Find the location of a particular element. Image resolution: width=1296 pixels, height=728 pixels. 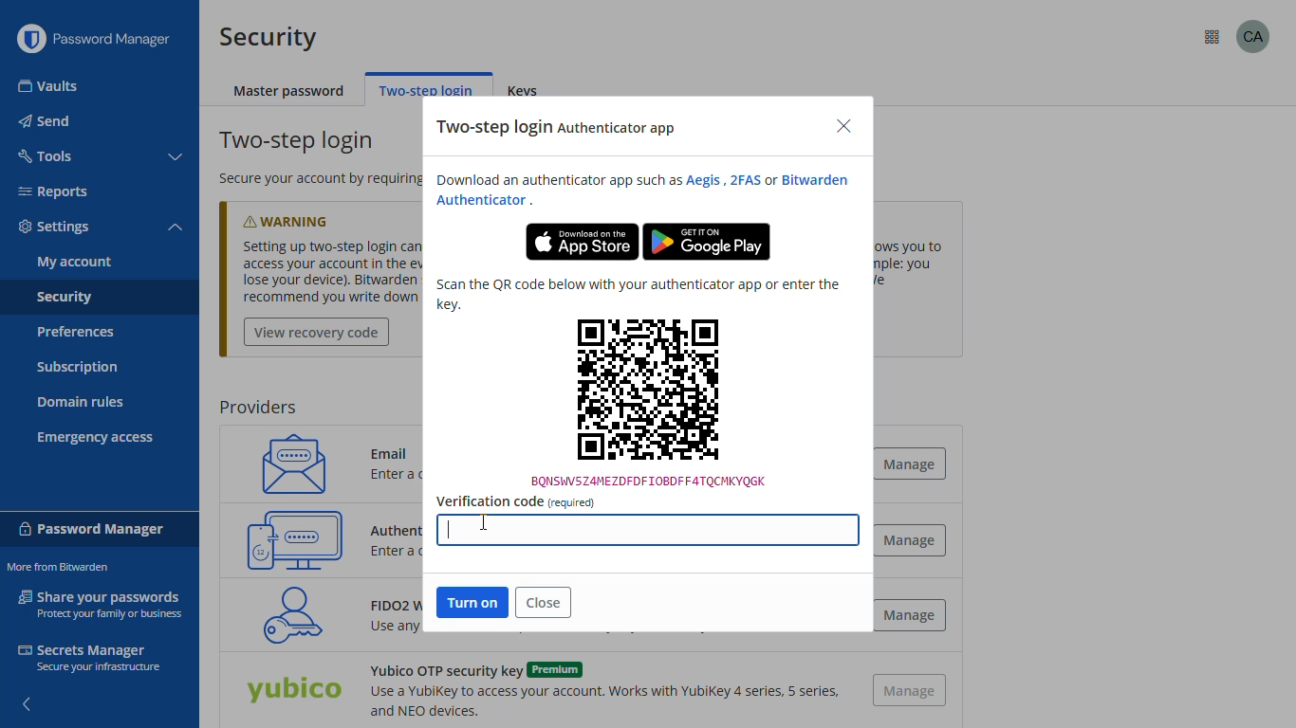

authenticator app is located at coordinates (295, 539).